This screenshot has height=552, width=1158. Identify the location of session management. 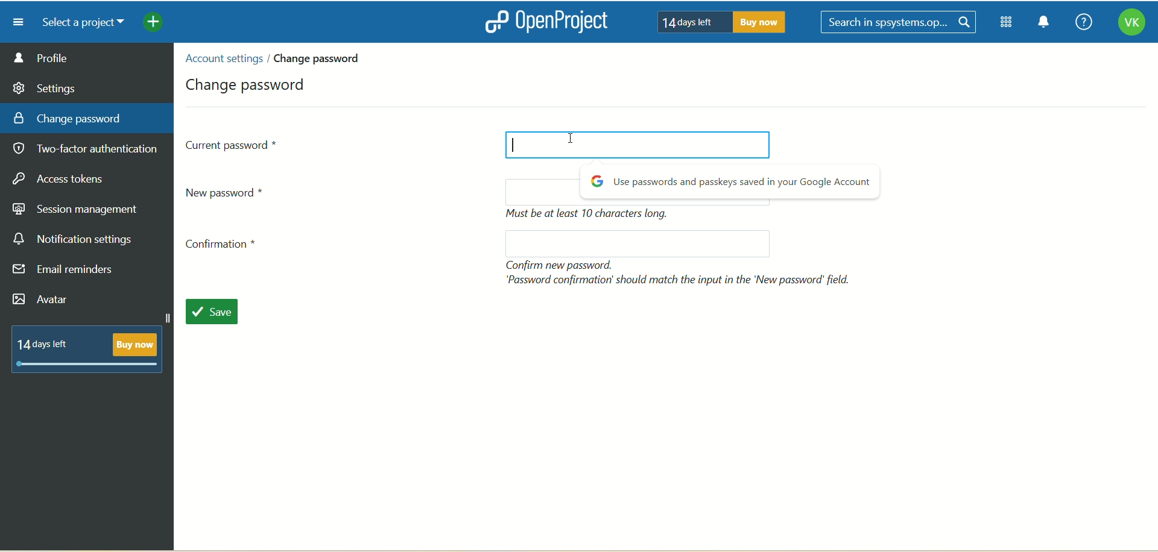
(77, 207).